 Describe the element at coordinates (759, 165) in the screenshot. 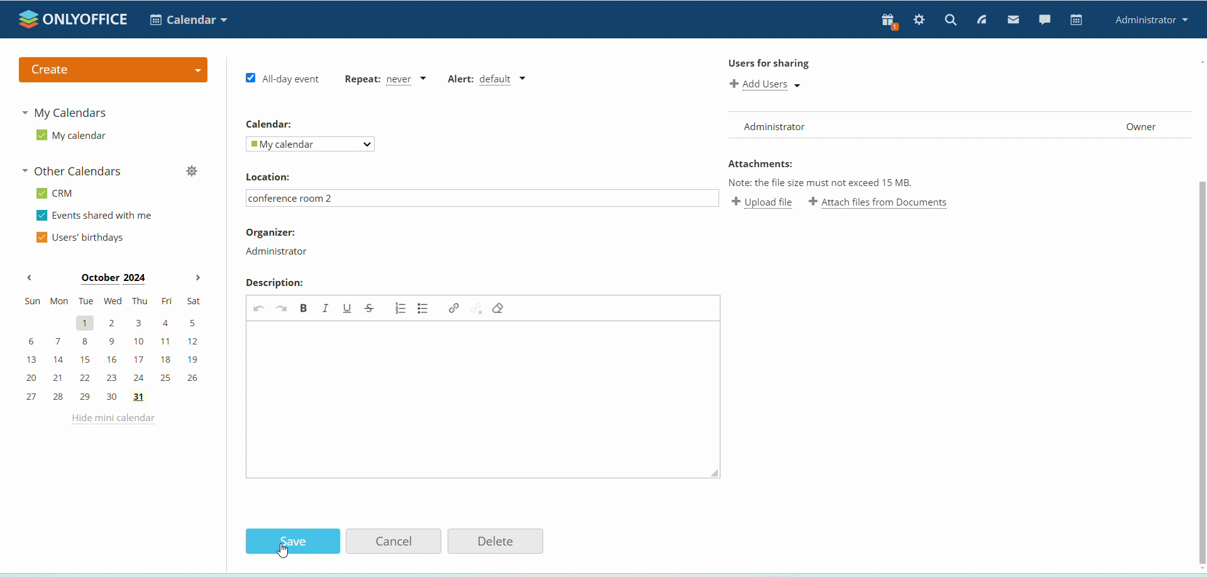

I see `Attachments` at that location.